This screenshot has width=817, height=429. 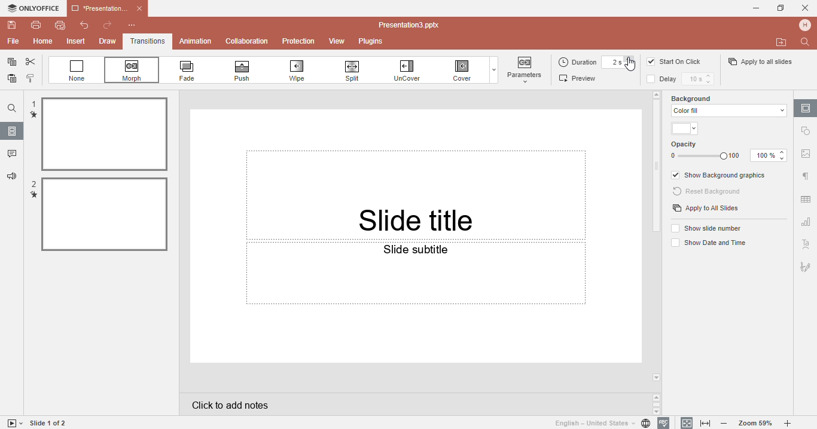 I want to click on Delay, so click(x=665, y=79).